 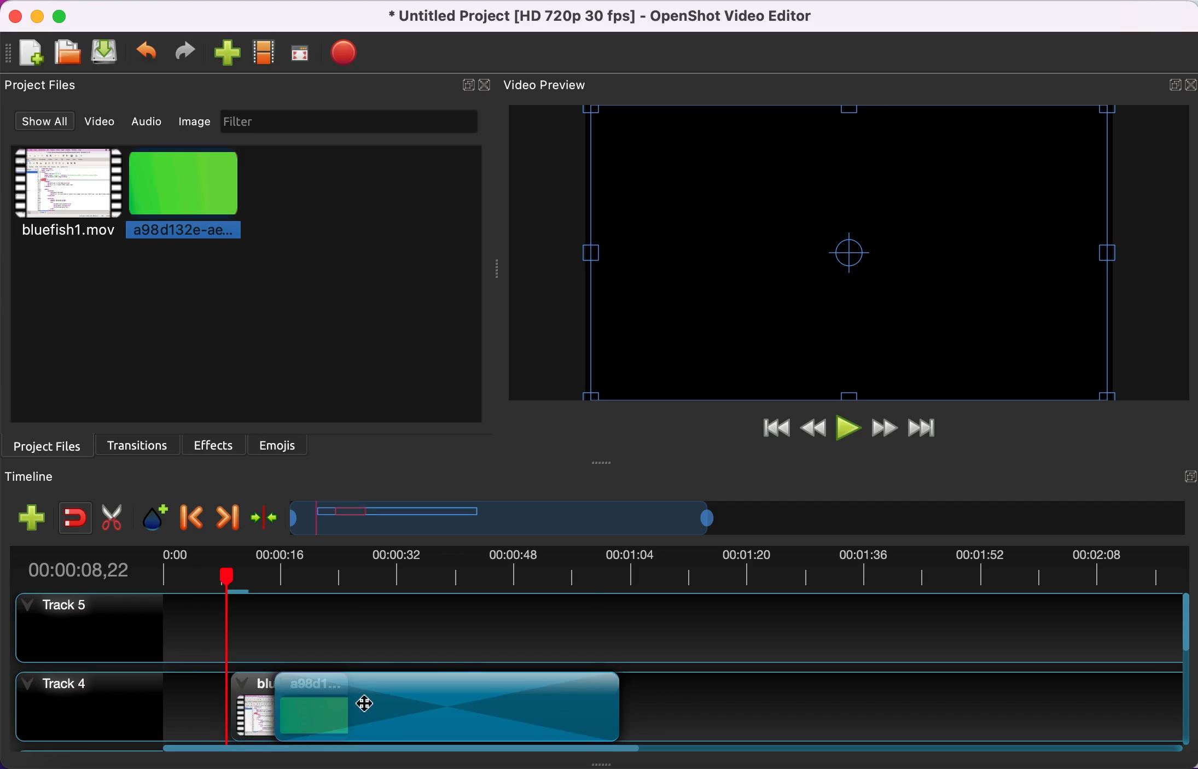 What do you see at coordinates (139, 444) in the screenshot?
I see `transitions` at bounding box center [139, 444].